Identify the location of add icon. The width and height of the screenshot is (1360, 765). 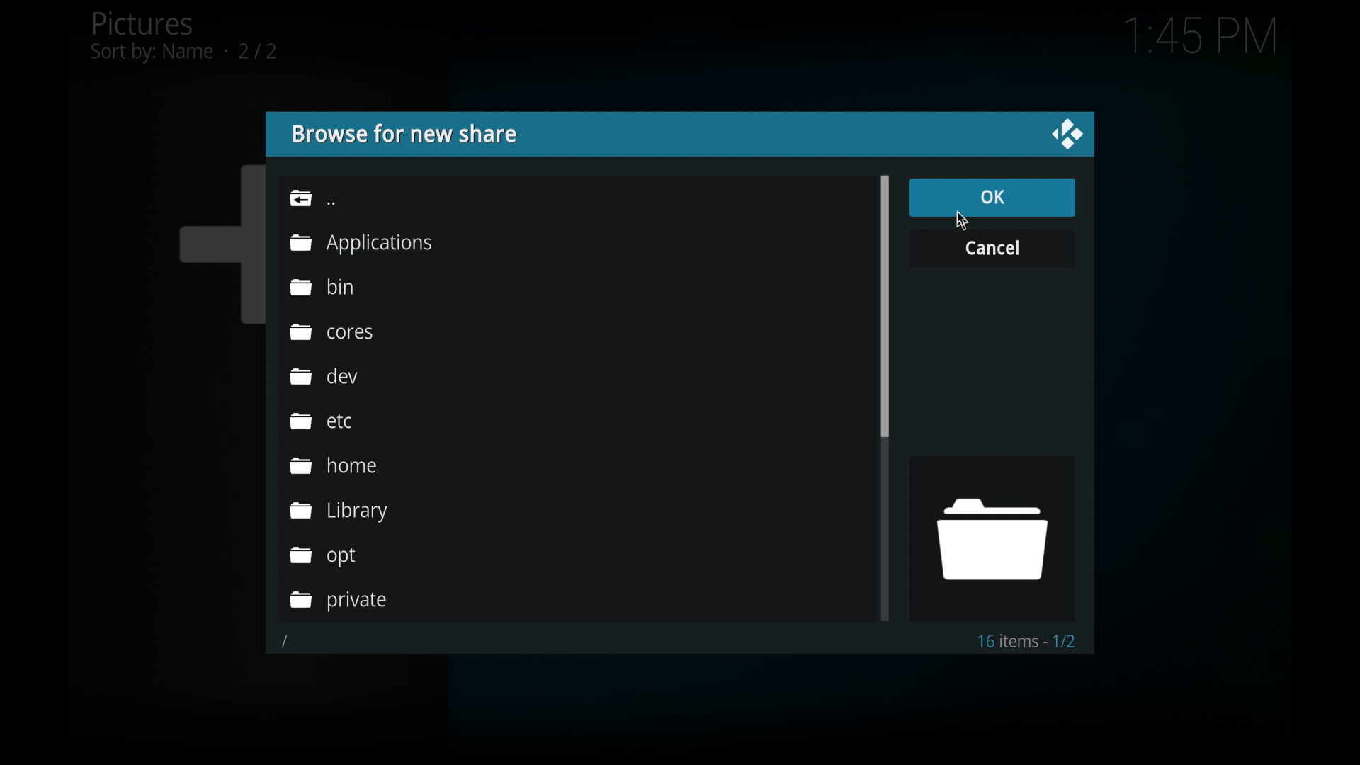
(220, 243).